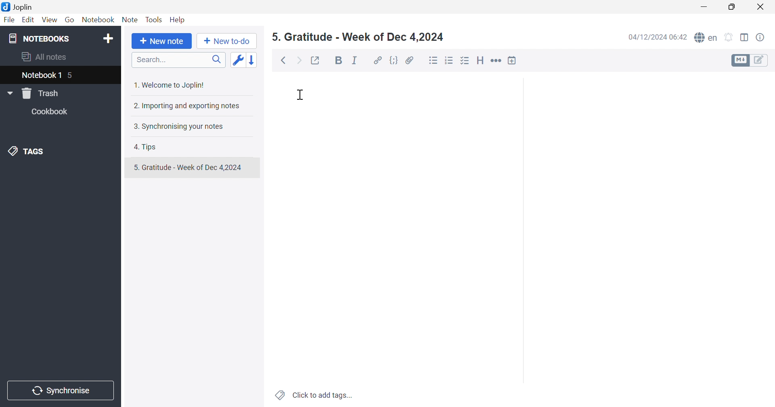 The width and height of the screenshot is (775, 407). Describe the element at coordinates (300, 60) in the screenshot. I see `Forward` at that location.